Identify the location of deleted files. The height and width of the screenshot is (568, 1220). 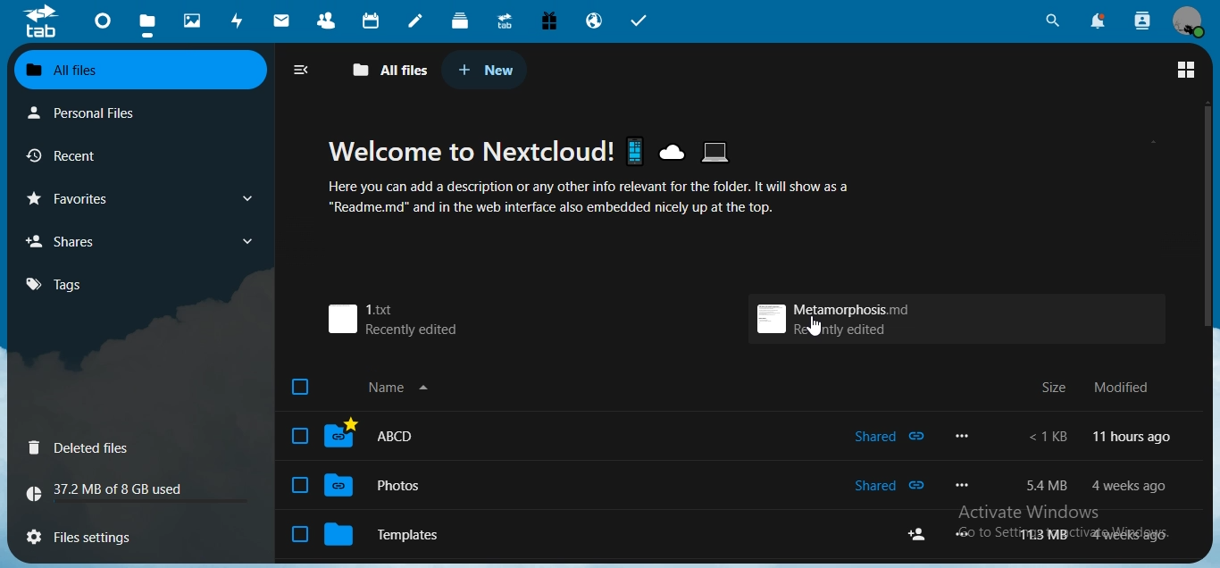
(85, 447).